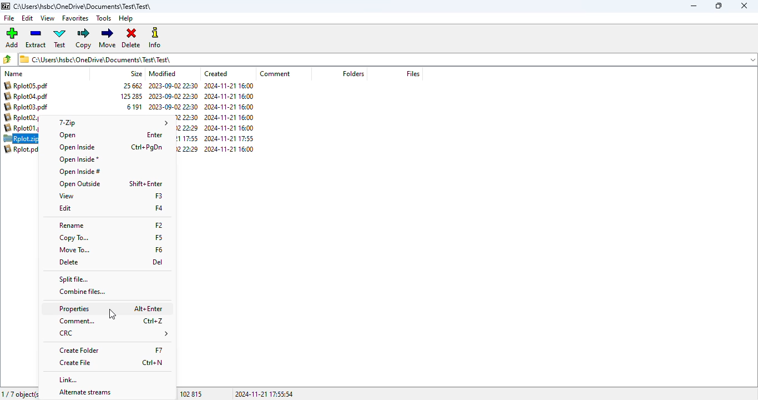 The width and height of the screenshot is (758, 400). What do you see at coordinates (191, 394) in the screenshot?
I see `102 815` at bounding box center [191, 394].